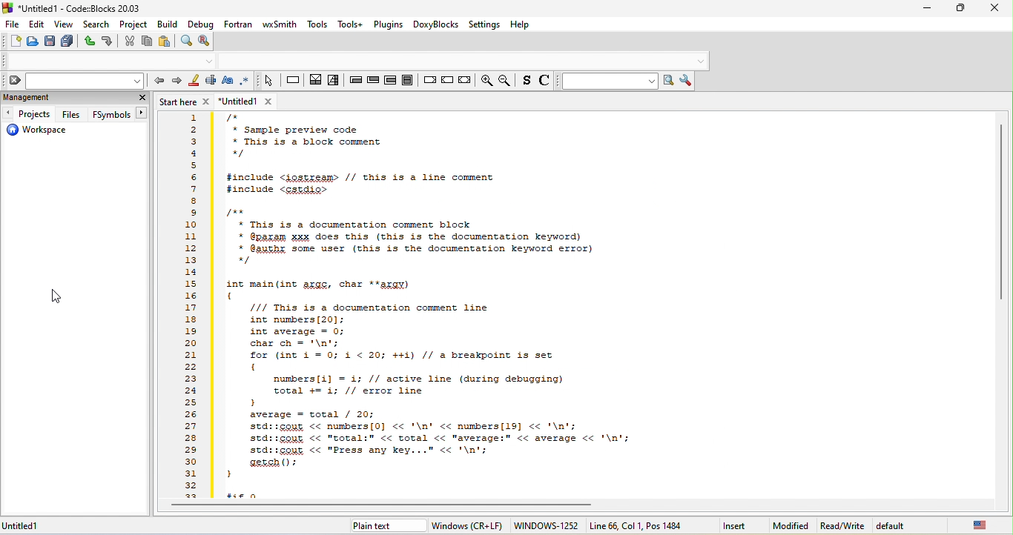 This screenshot has height=535, width=1013. Describe the element at coordinates (49, 42) in the screenshot. I see `save` at that location.